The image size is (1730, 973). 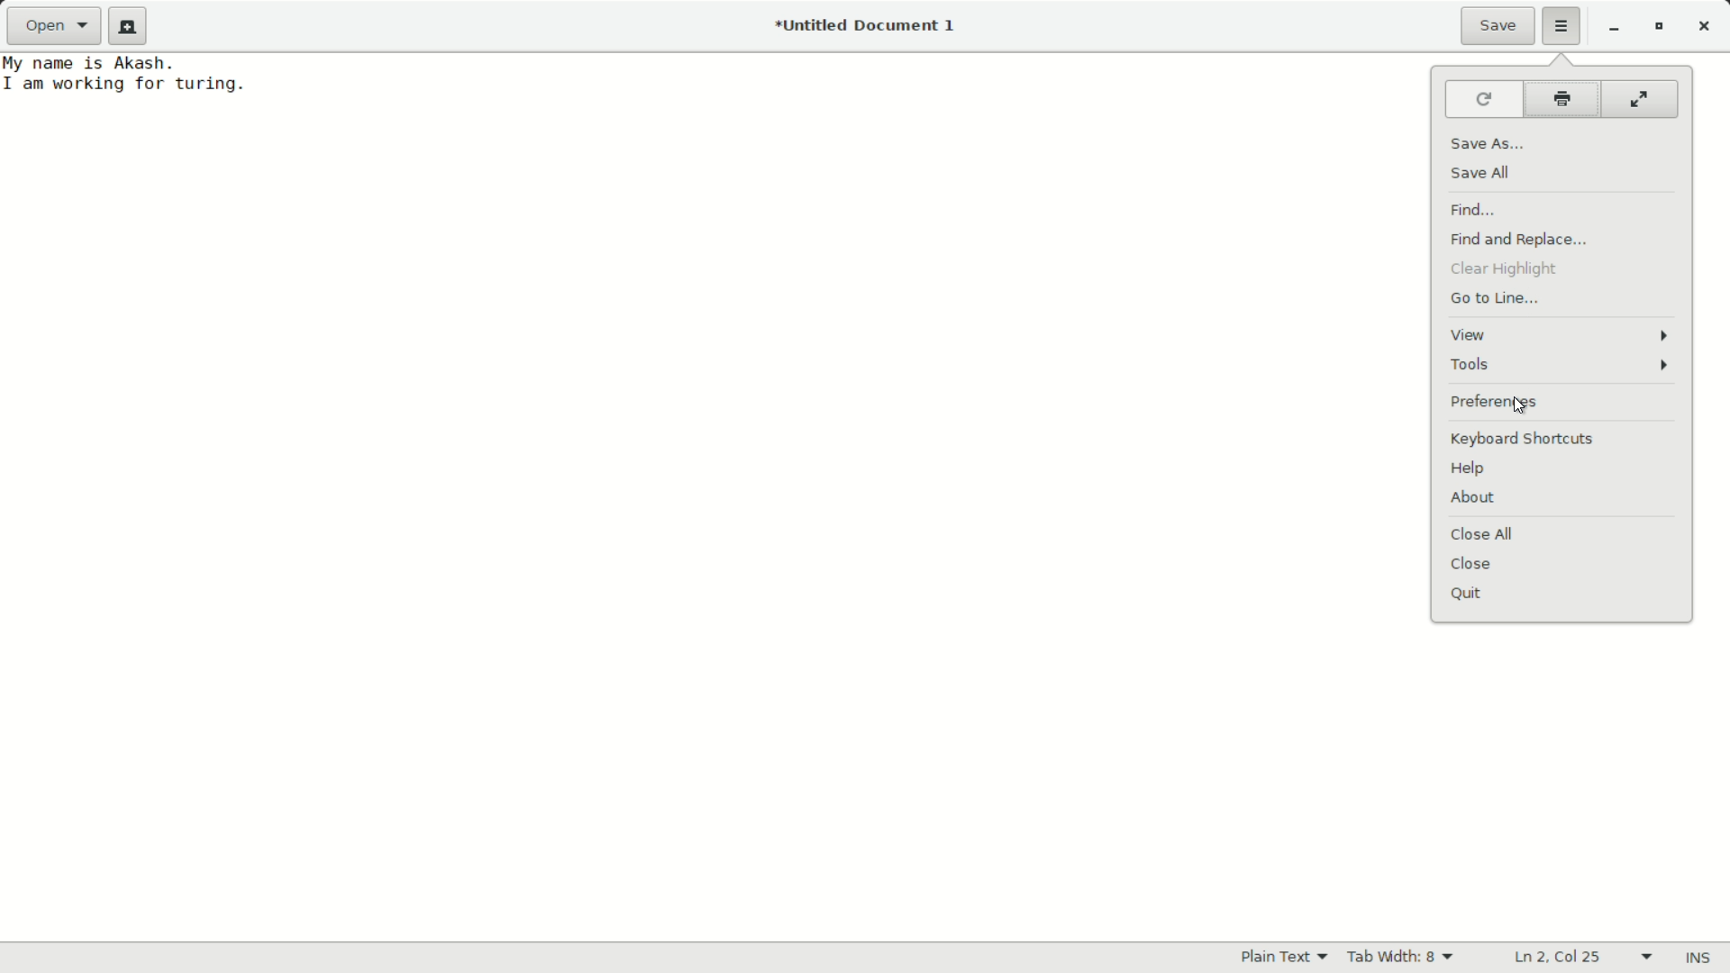 What do you see at coordinates (52, 24) in the screenshot?
I see `open a file` at bounding box center [52, 24].